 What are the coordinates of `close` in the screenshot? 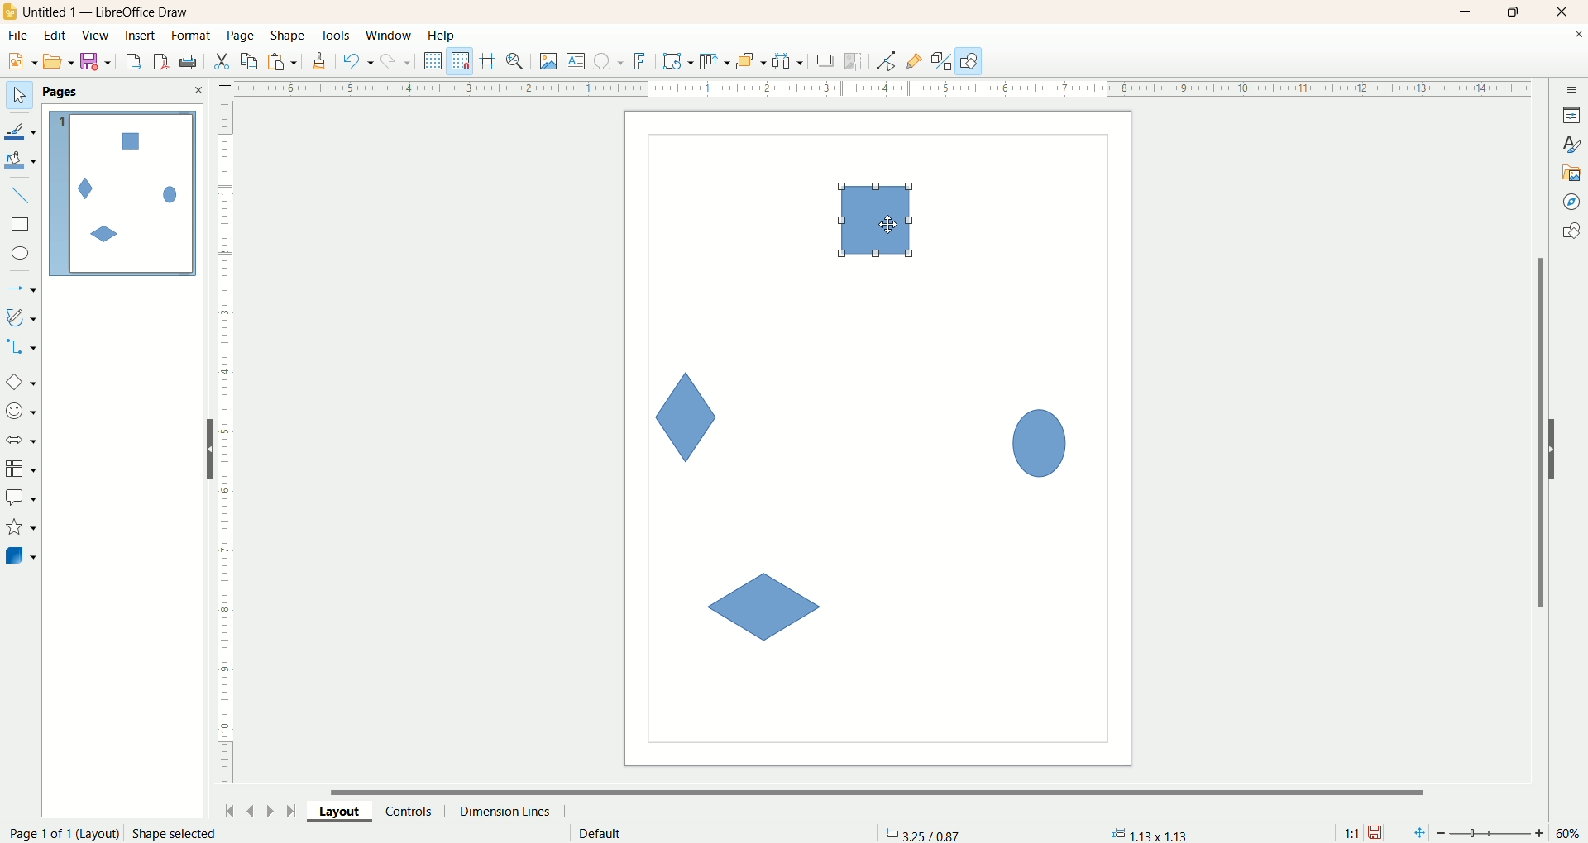 It's located at (1578, 37).